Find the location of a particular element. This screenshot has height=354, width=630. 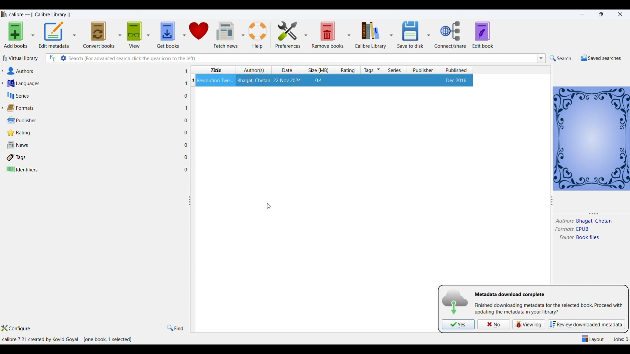

get books is located at coordinates (166, 33).